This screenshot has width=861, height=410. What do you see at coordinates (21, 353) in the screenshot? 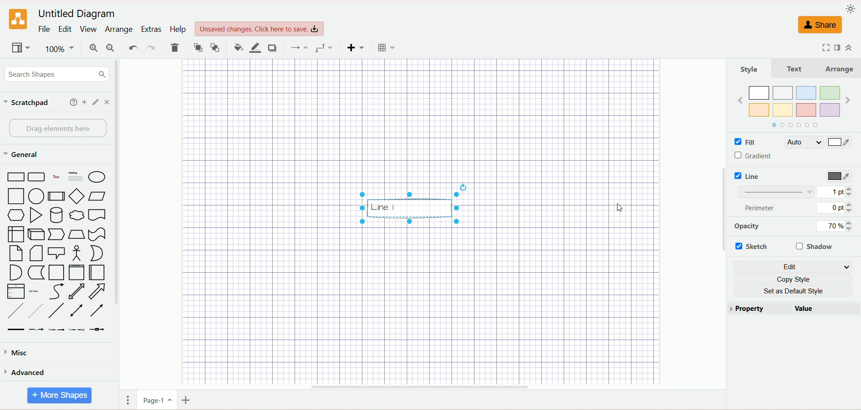
I see `misc` at bounding box center [21, 353].